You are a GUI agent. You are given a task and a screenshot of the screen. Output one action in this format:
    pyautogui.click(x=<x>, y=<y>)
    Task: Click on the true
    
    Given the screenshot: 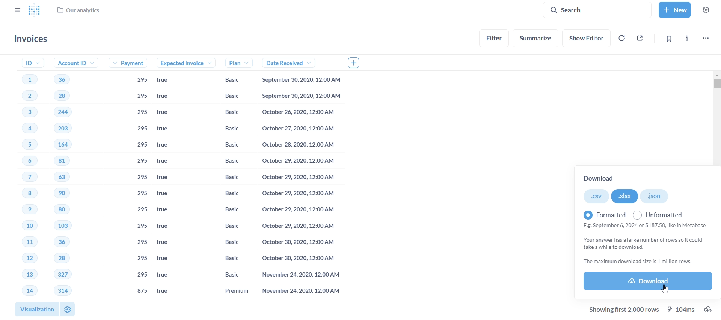 What is the action you would take?
    pyautogui.click(x=169, y=194)
    